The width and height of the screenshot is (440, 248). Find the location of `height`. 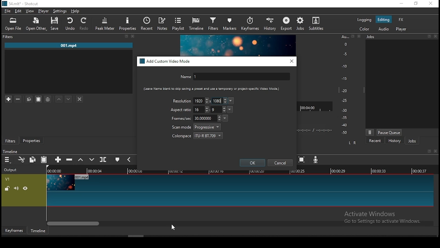

height is located at coordinates (218, 109).